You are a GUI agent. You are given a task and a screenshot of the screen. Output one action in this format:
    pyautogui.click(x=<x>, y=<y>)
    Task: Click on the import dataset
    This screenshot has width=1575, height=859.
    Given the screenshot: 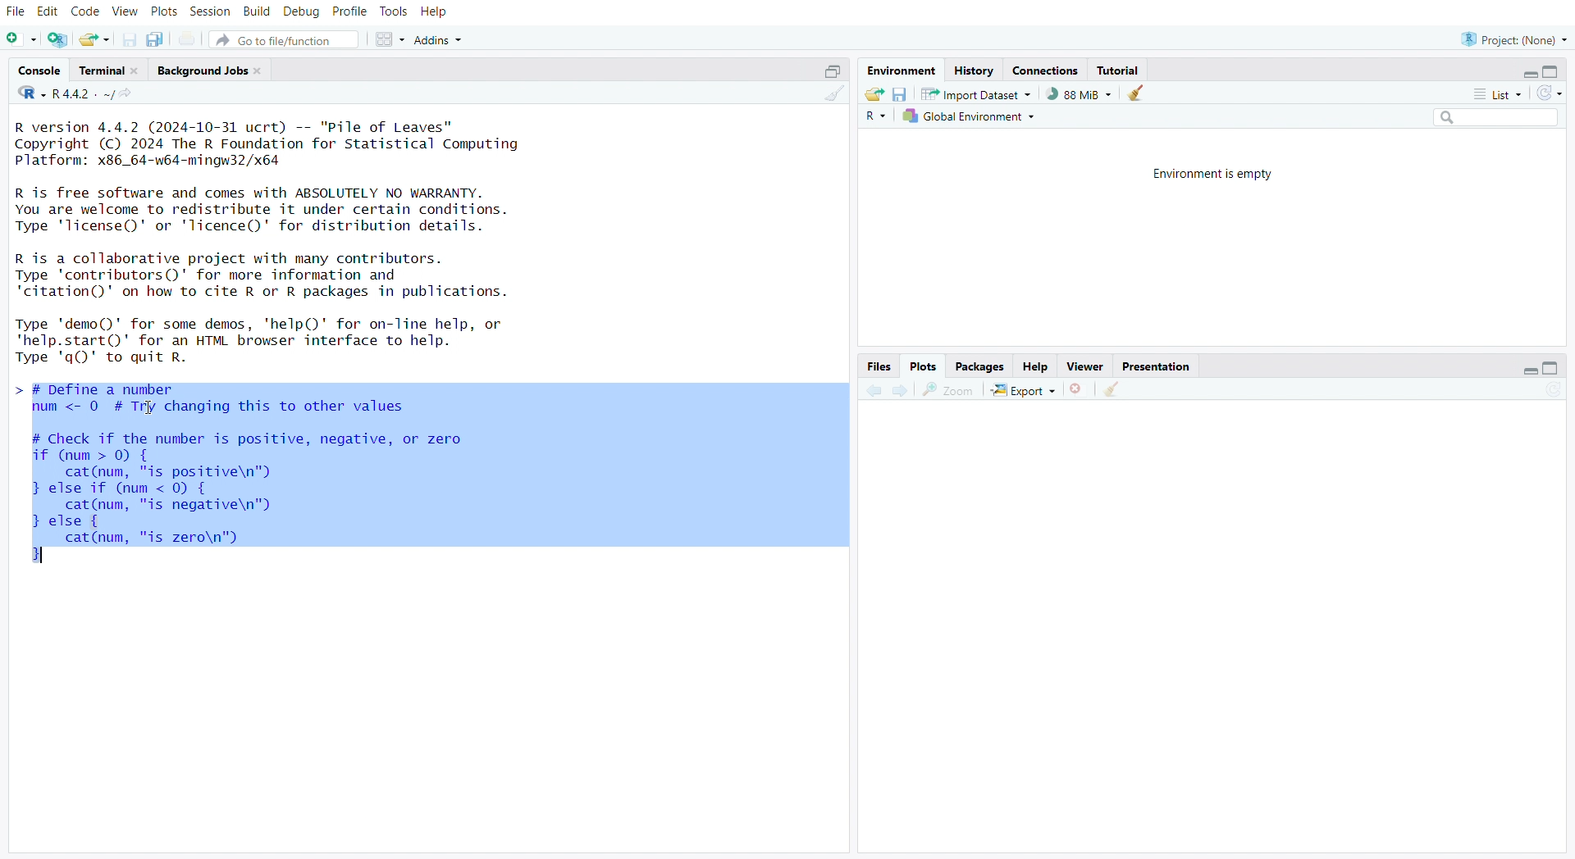 What is the action you would take?
    pyautogui.click(x=975, y=94)
    